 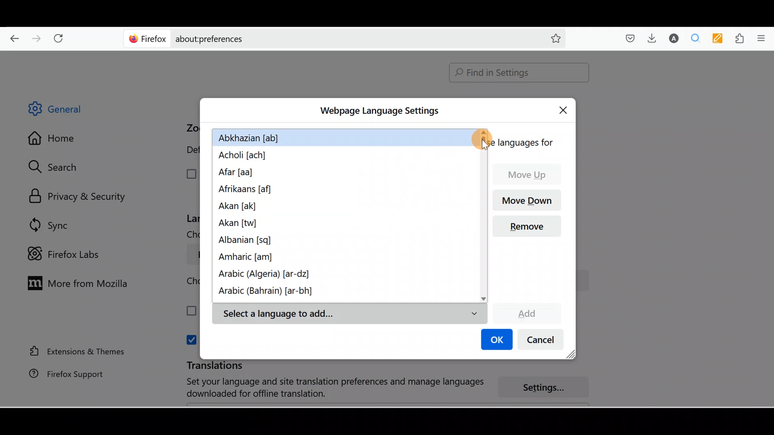 What do you see at coordinates (530, 199) in the screenshot?
I see `Move Down` at bounding box center [530, 199].